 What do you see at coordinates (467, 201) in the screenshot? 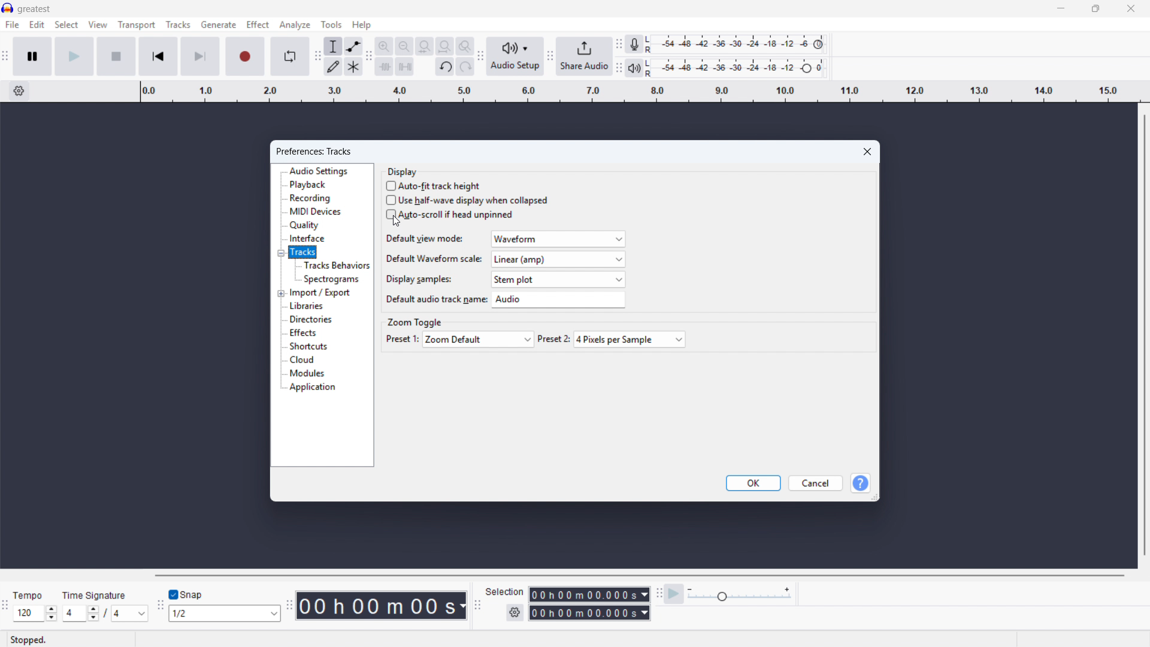
I see `Use half wave display when collapsed ` at bounding box center [467, 201].